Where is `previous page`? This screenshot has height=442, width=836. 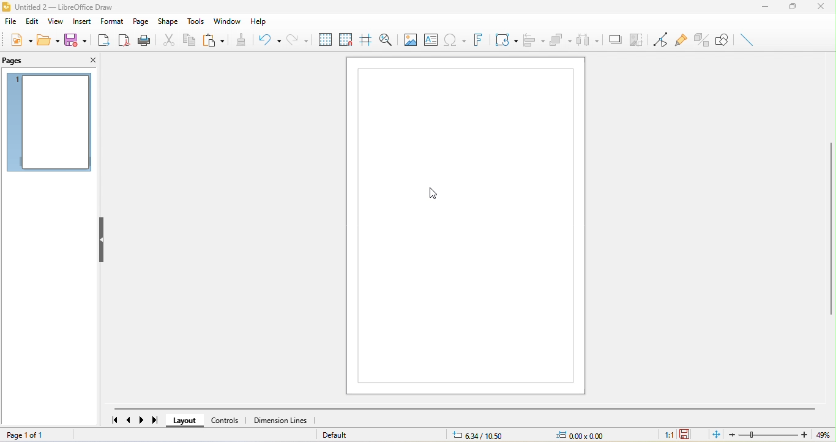
previous page is located at coordinates (130, 421).